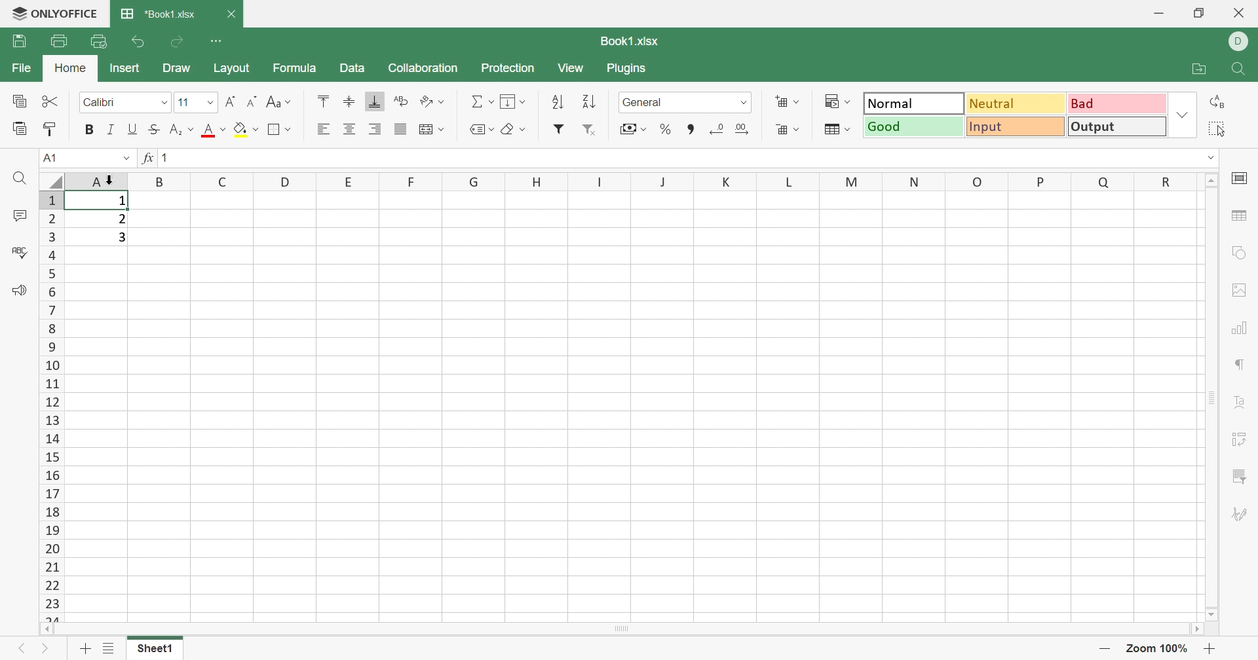 The height and width of the screenshot is (660, 1258). What do you see at coordinates (626, 68) in the screenshot?
I see `Plugins` at bounding box center [626, 68].